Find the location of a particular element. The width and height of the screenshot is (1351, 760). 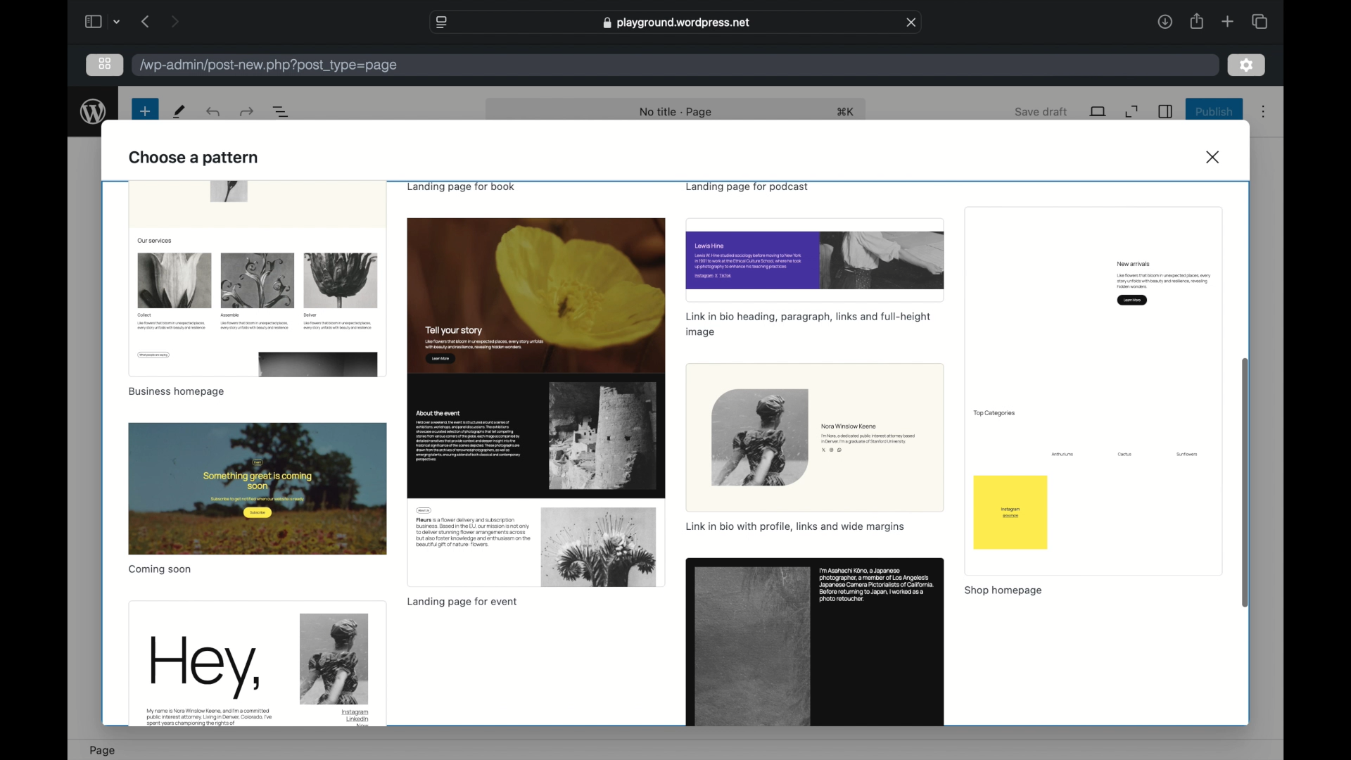

shortcut is located at coordinates (846, 112).